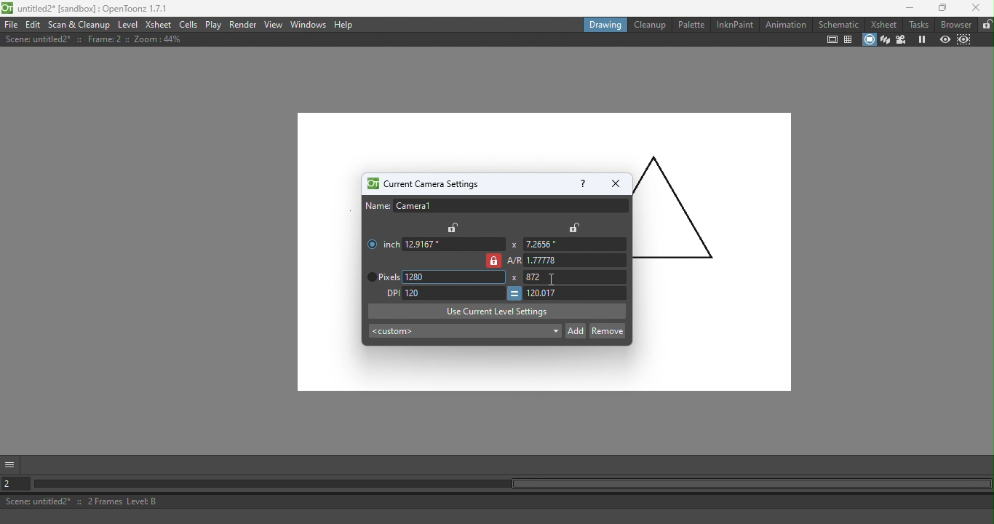 This screenshot has width=994, height=524. I want to click on Cells, so click(188, 24).